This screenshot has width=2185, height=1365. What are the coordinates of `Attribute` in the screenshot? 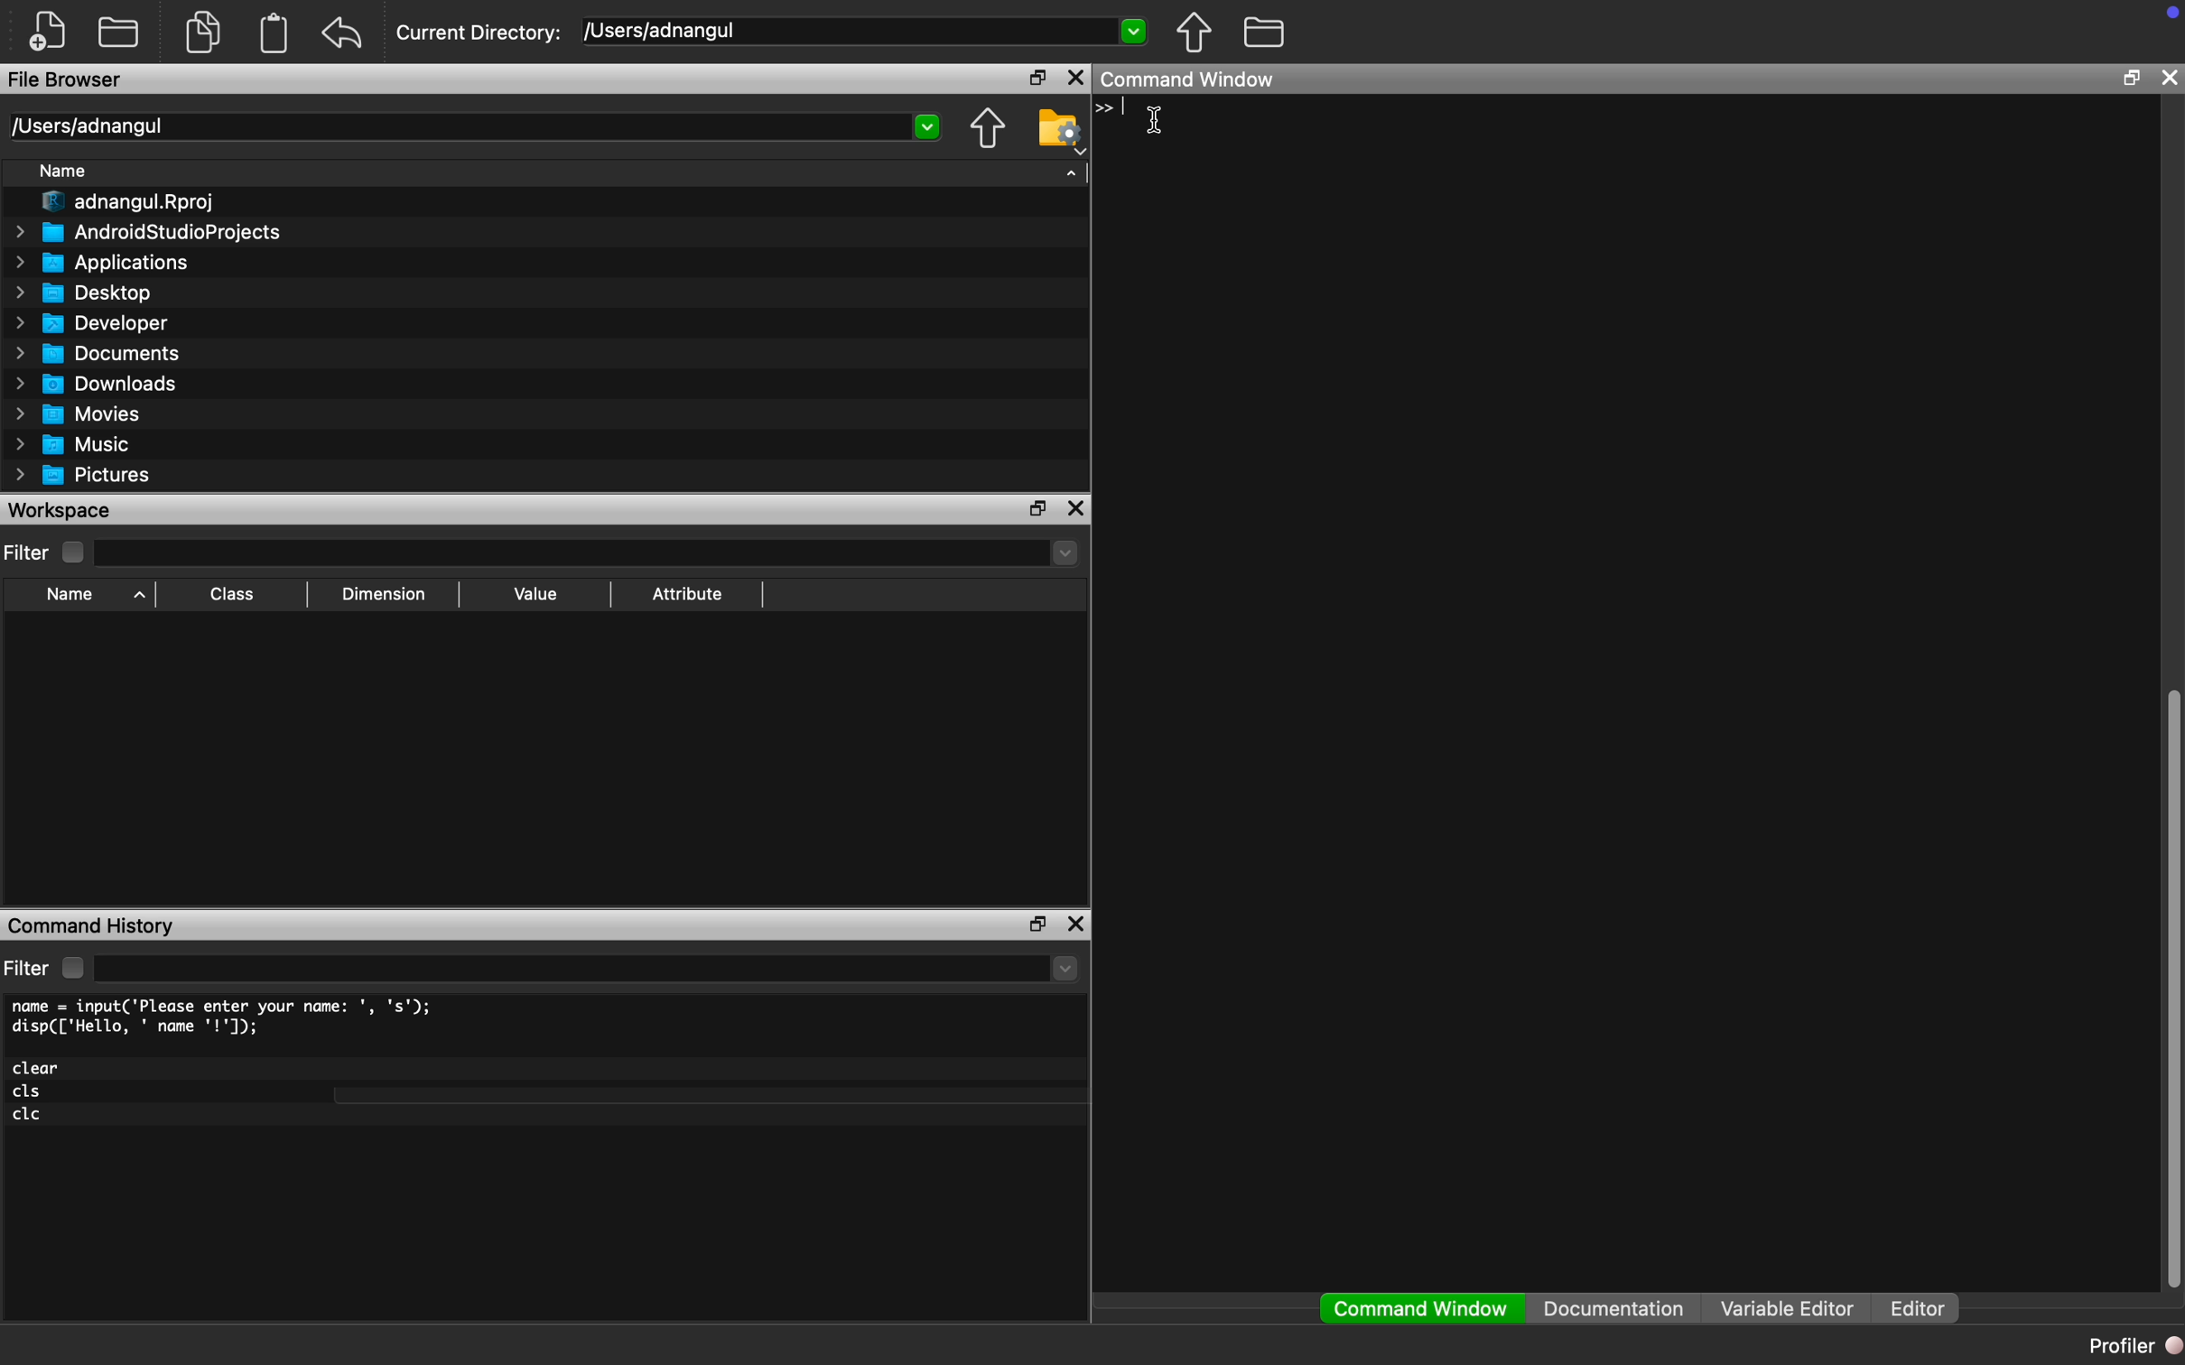 It's located at (687, 592).